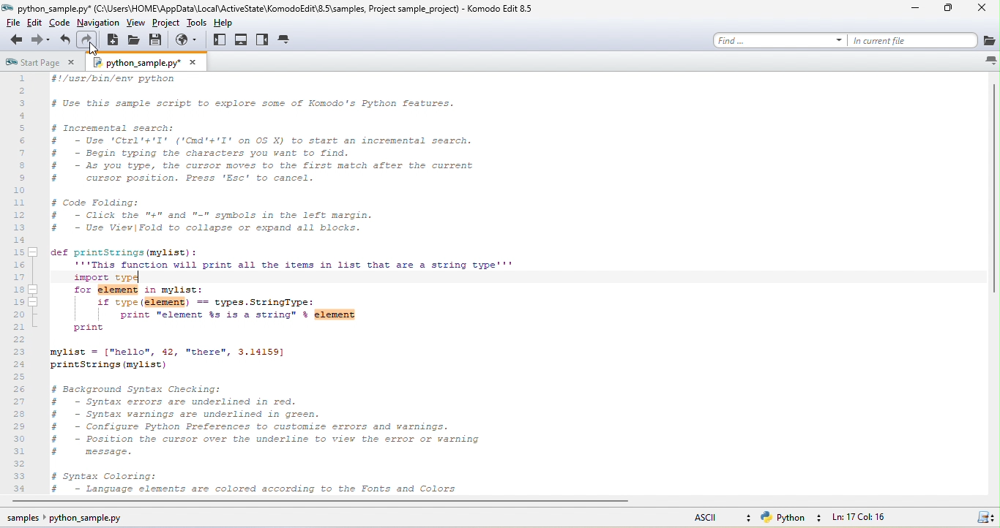 The width and height of the screenshot is (1000, 528). I want to click on preview buffer, so click(187, 40).